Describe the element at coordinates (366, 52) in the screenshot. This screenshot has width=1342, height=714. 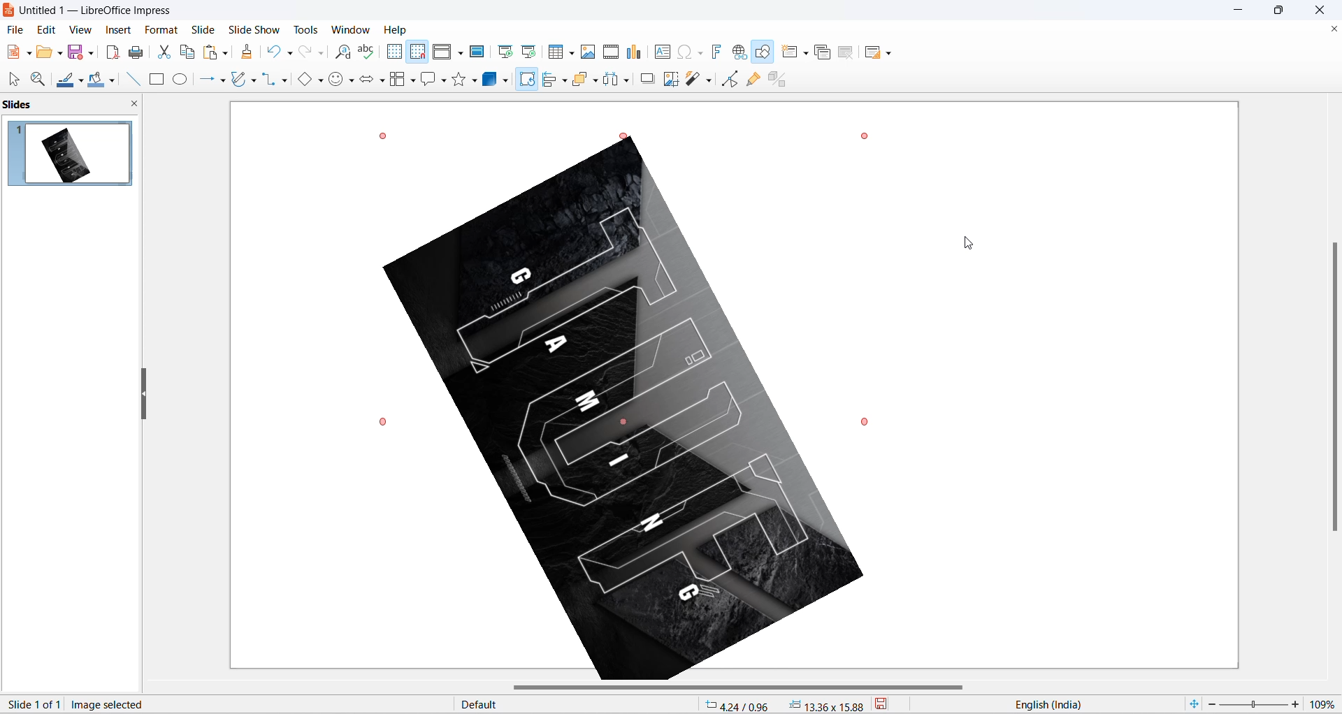
I see `spelling` at that location.